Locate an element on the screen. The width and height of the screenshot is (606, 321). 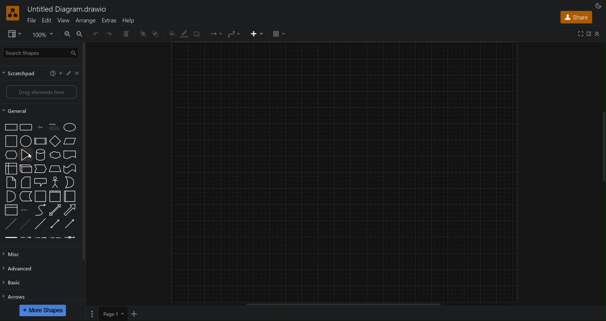
Misc is located at coordinates (16, 255).